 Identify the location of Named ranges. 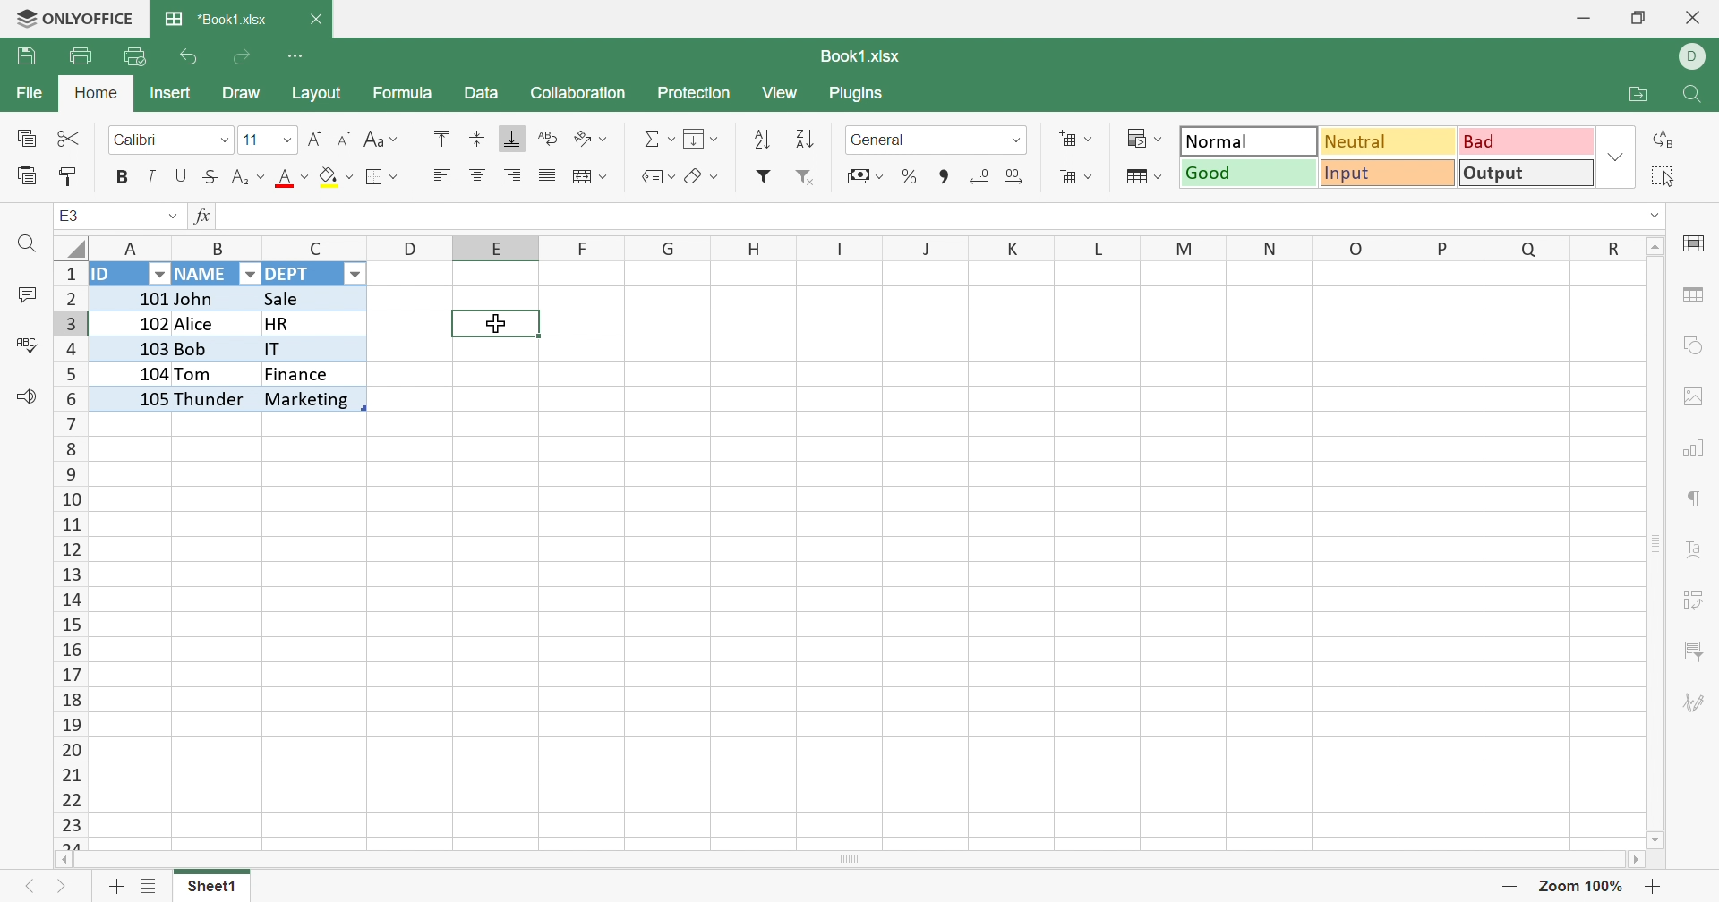
(654, 177).